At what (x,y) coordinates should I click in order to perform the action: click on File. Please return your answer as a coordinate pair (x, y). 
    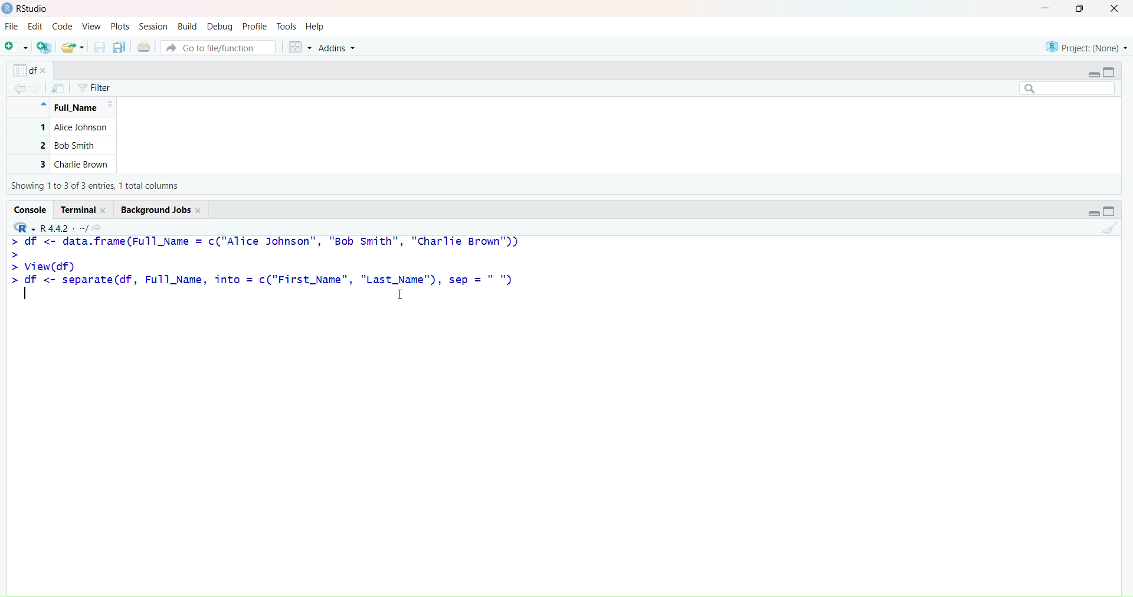
    Looking at the image, I should click on (12, 27).